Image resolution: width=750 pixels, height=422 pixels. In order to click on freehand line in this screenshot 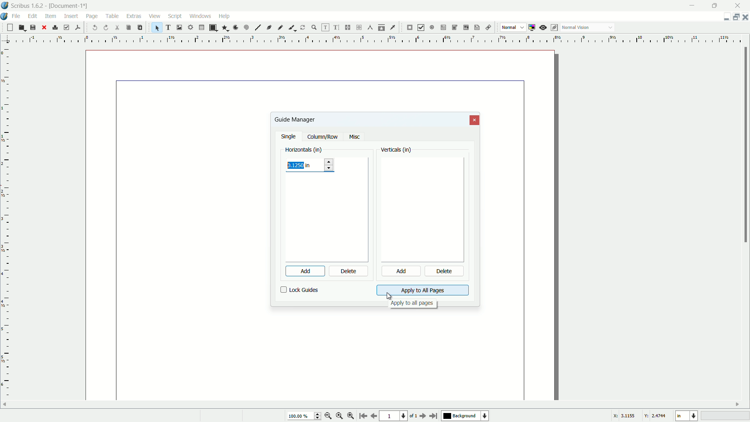, I will do `click(281, 27)`.